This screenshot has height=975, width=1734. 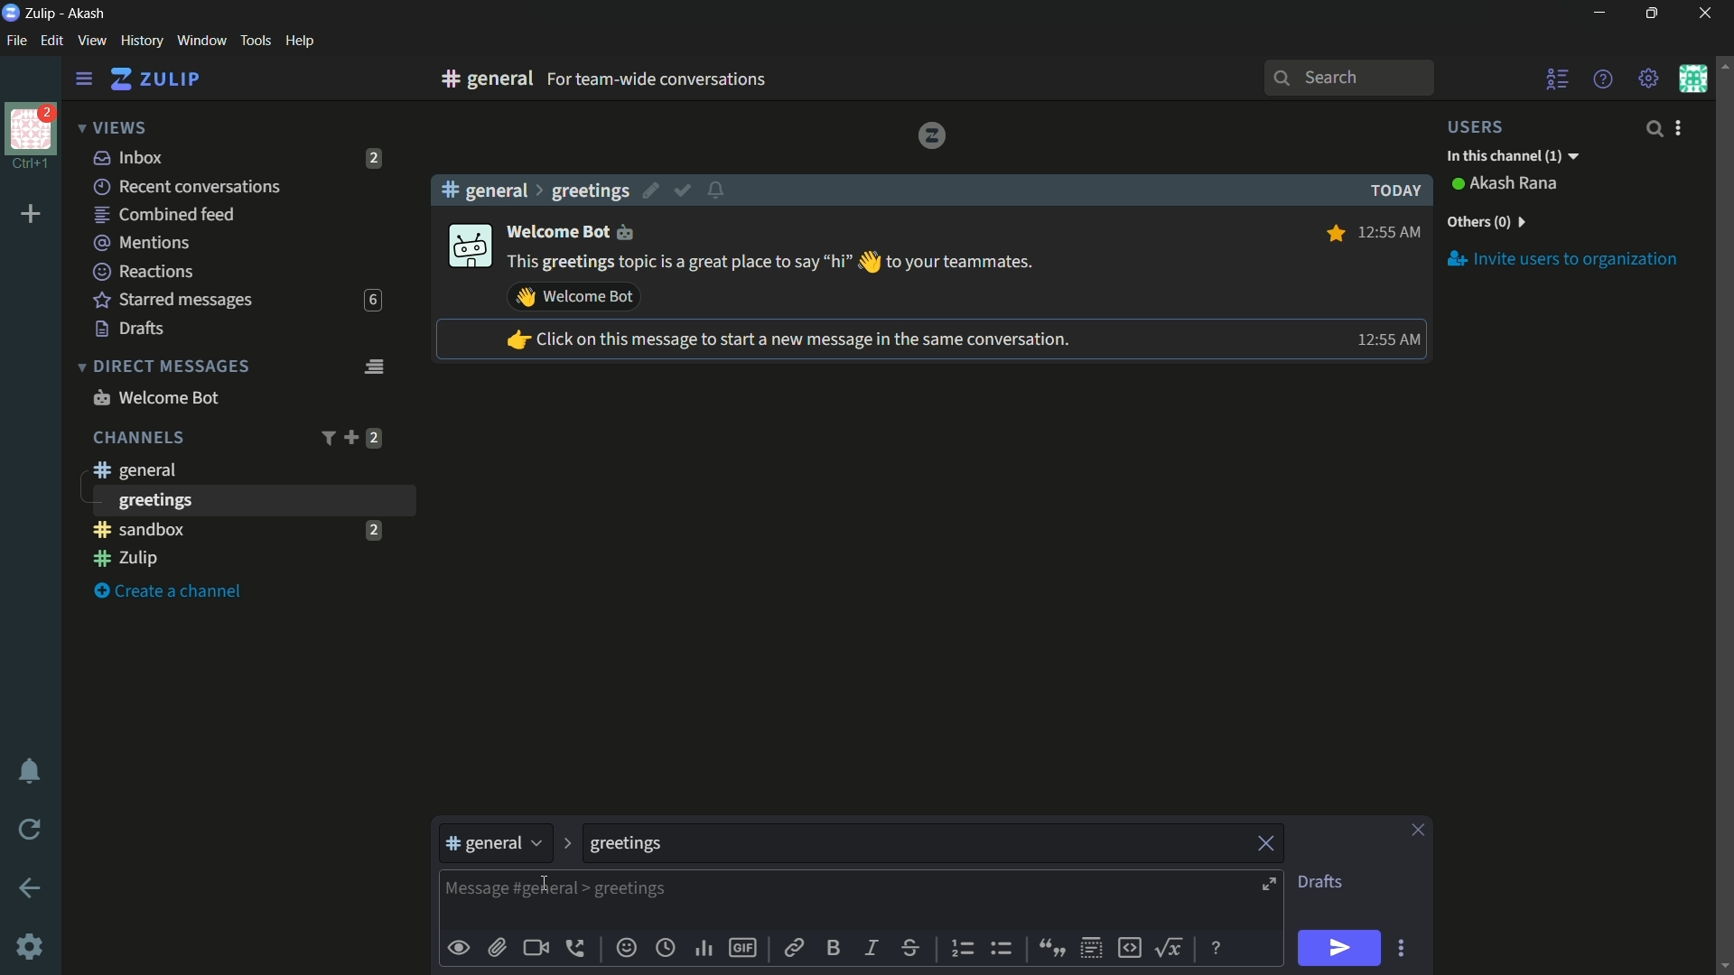 What do you see at coordinates (375, 158) in the screenshot?
I see `2 unread messages` at bounding box center [375, 158].